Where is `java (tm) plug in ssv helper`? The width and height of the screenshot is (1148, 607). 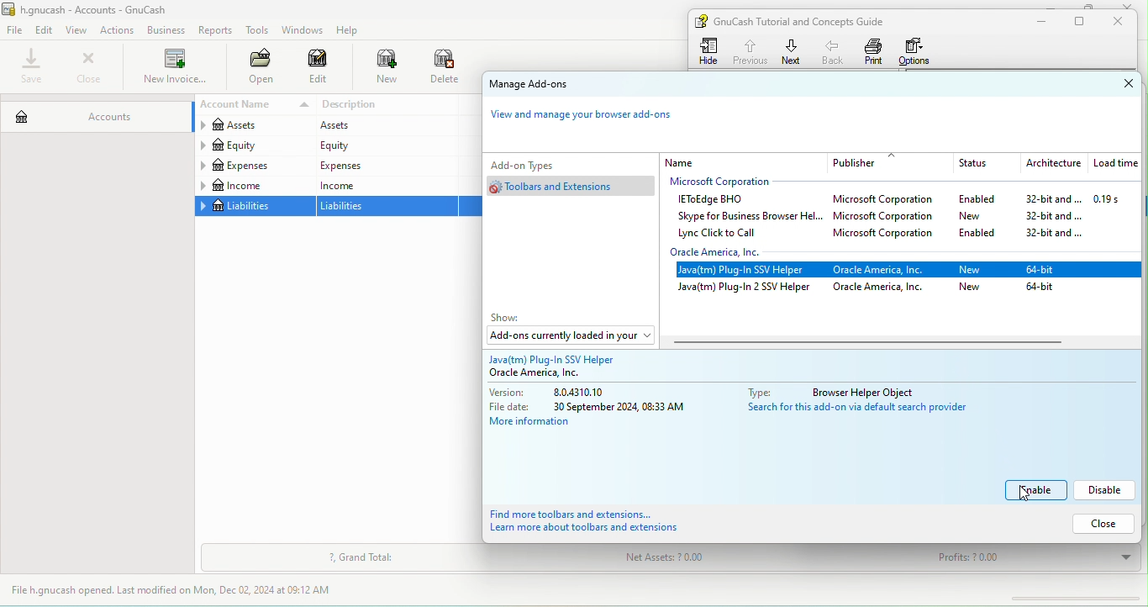
java (tm) plug in ssv helper is located at coordinates (567, 356).